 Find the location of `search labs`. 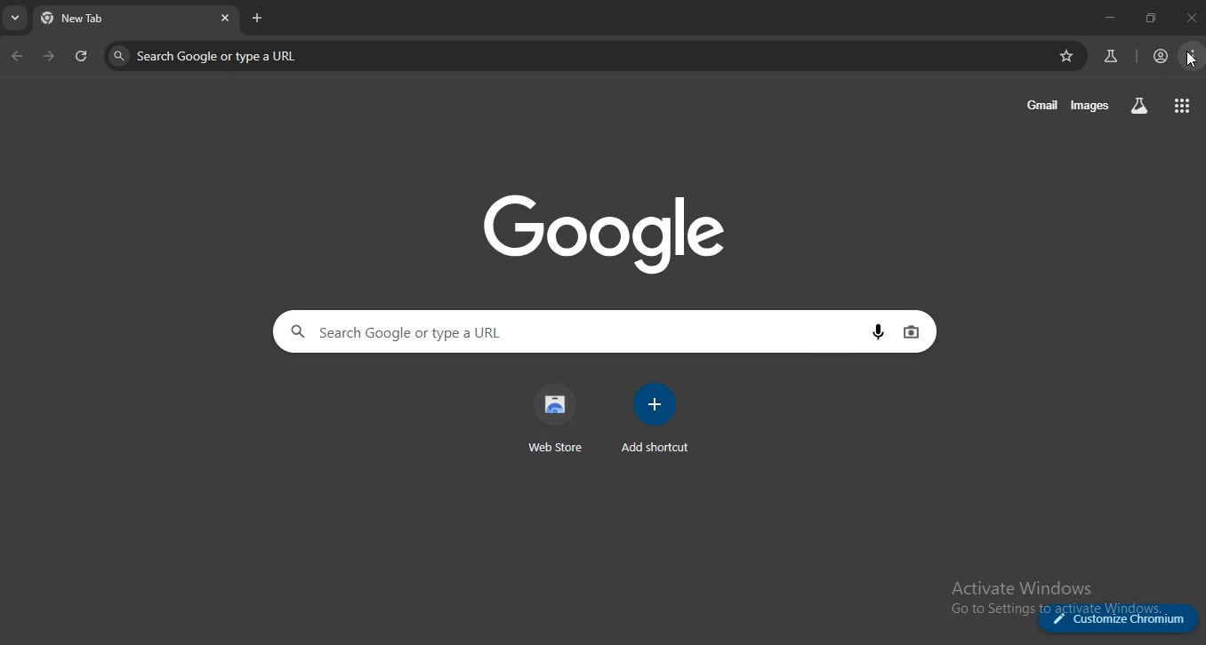

search labs is located at coordinates (1139, 105).